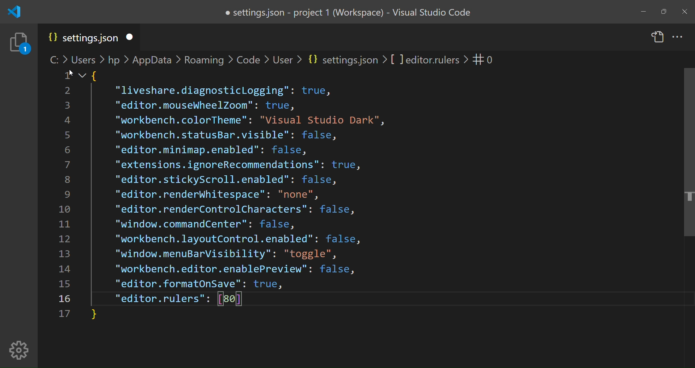 The height and width of the screenshot is (368, 695). Describe the element at coordinates (684, 159) in the screenshot. I see `scroll bar` at that location.